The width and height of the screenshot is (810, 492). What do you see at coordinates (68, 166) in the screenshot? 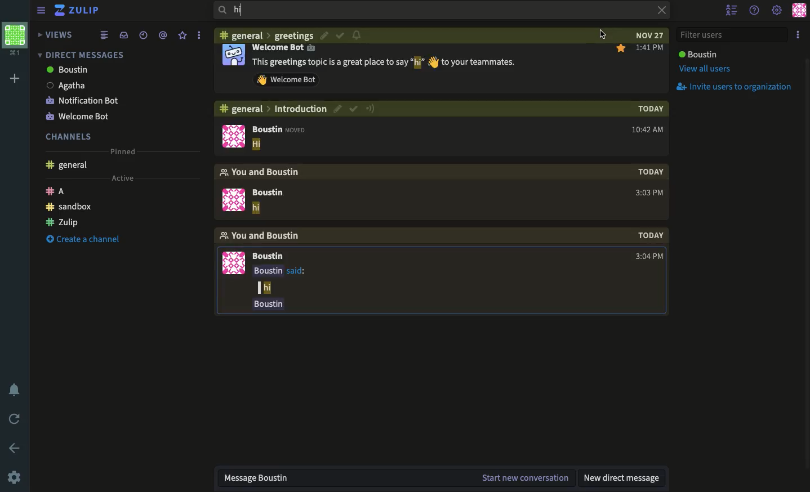
I see `General` at bounding box center [68, 166].